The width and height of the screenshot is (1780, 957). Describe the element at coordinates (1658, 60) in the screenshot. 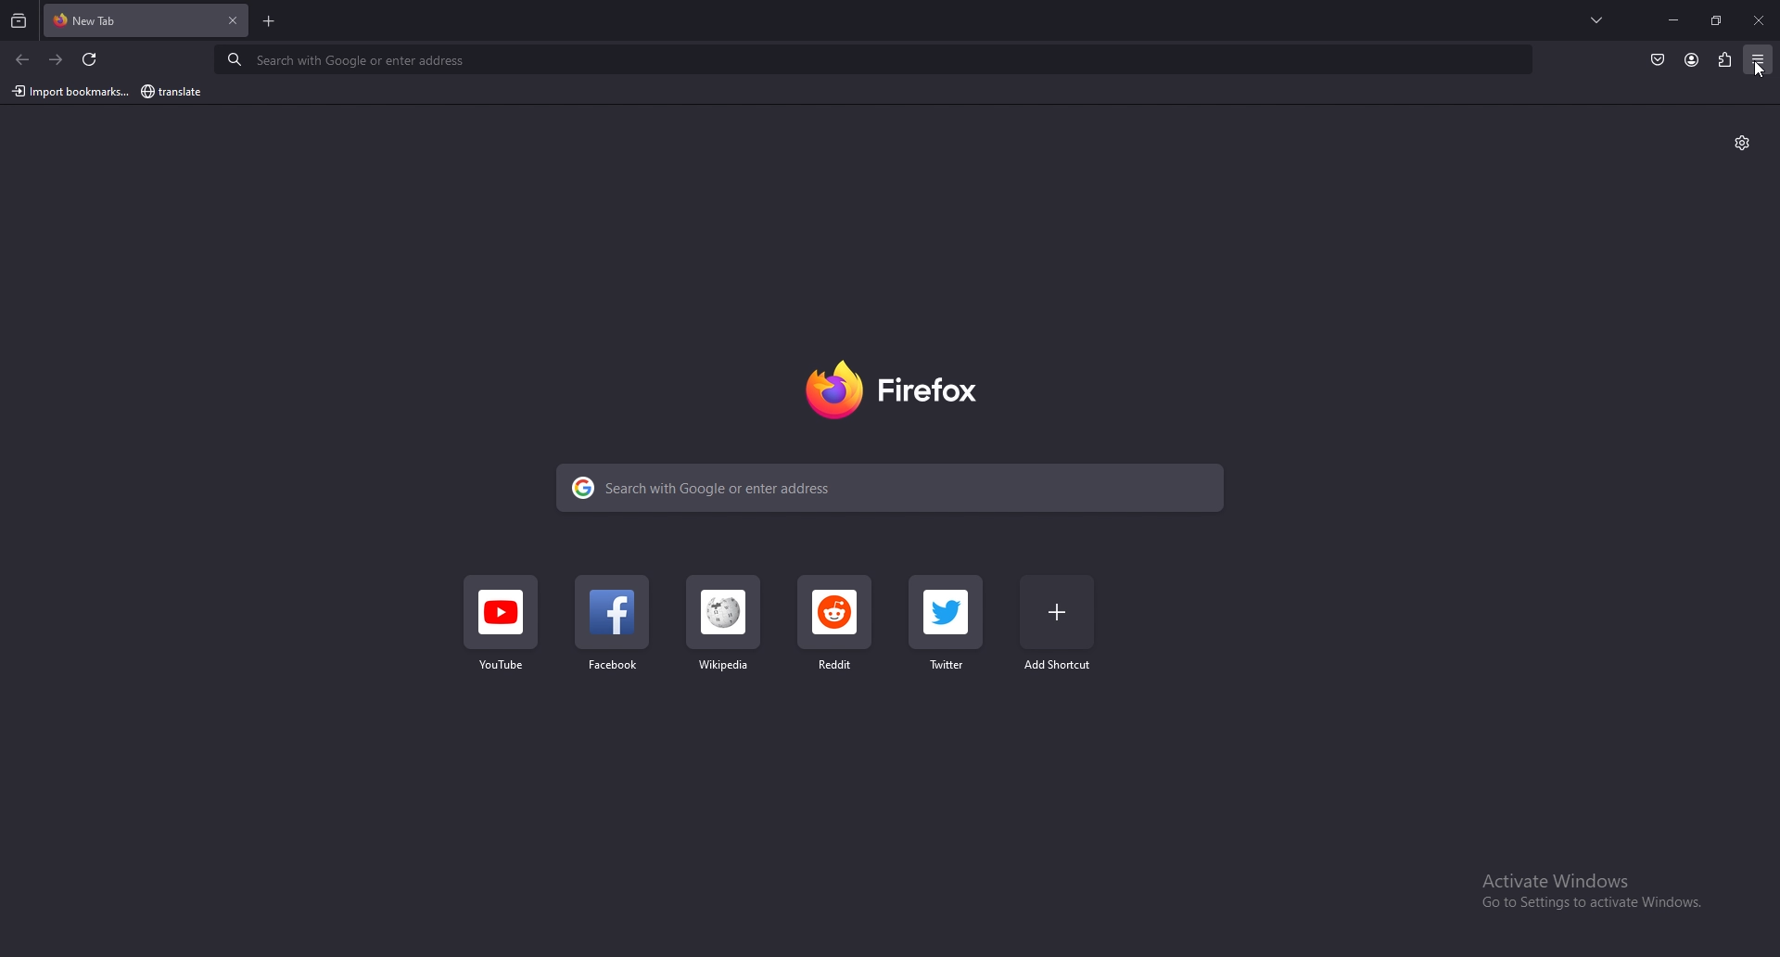

I see `save to pocket` at that location.